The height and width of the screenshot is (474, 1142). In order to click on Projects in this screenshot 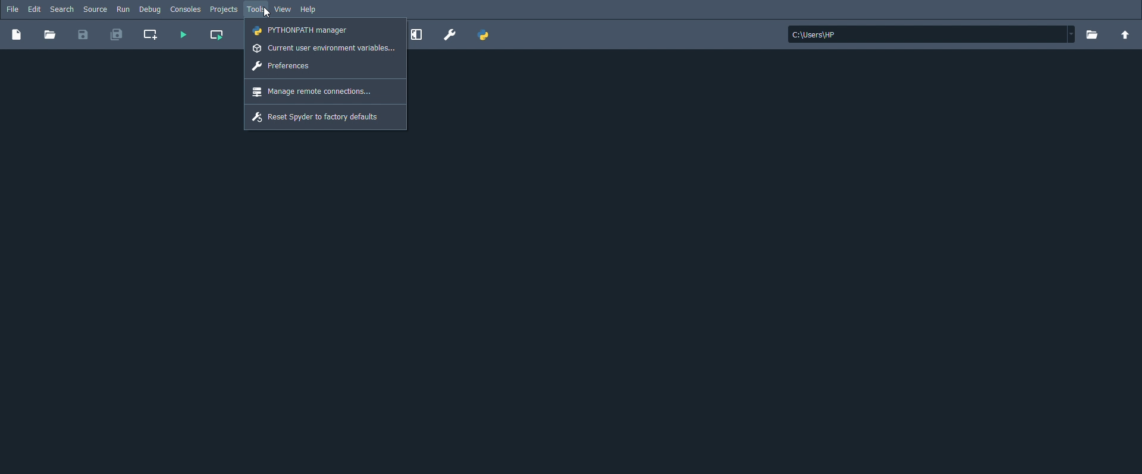, I will do `click(224, 10)`.